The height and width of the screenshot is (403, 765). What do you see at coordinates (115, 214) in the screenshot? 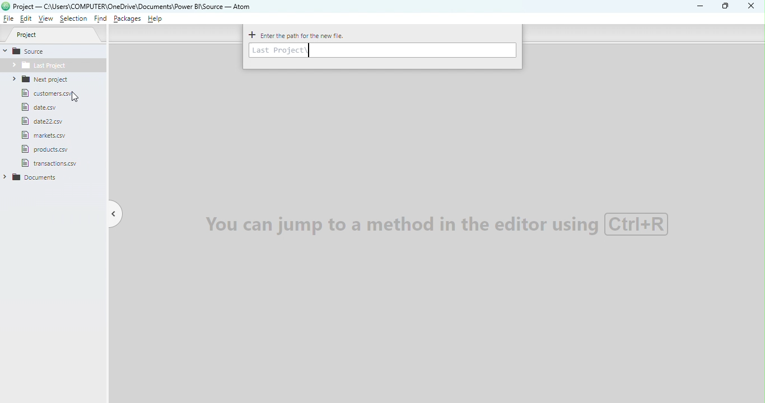
I see `Toggle tree view` at bounding box center [115, 214].